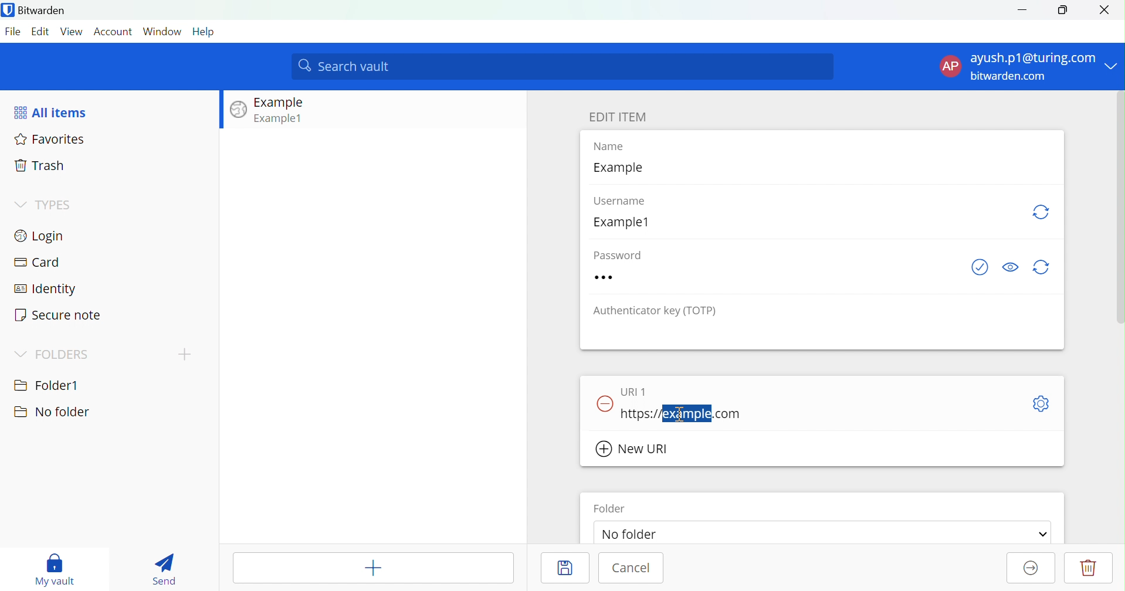  What do you see at coordinates (62, 355) in the screenshot?
I see `FOLDERS` at bounding box center [62, 355].